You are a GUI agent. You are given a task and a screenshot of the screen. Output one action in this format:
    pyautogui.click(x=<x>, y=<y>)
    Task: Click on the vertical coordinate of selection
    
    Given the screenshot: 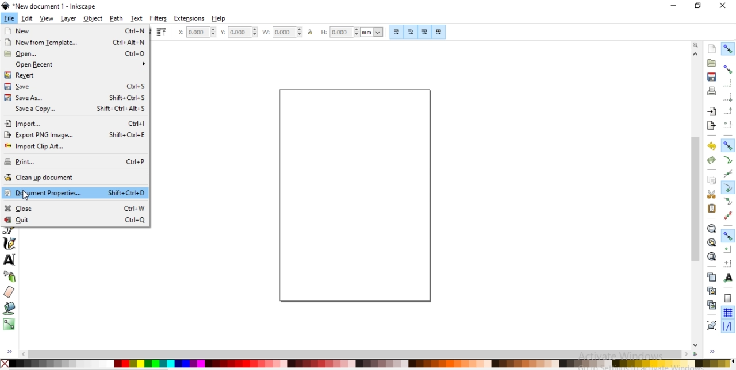 What is the action you would take?
    pyautogui.click(x=240, y=32)
    